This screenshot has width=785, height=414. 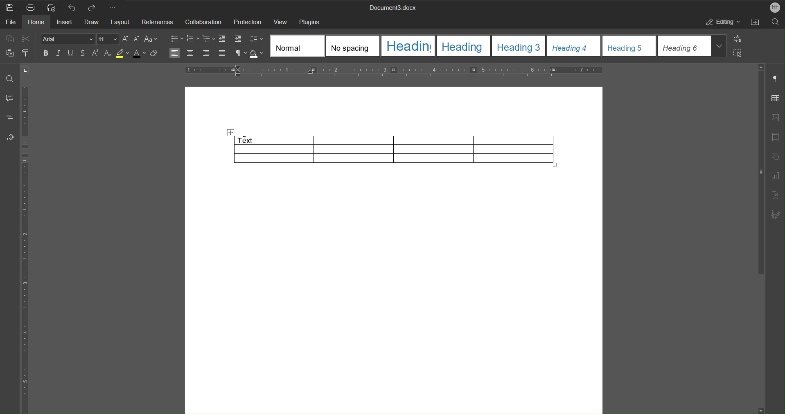 I want to click on References, so click(x=157, y=22).